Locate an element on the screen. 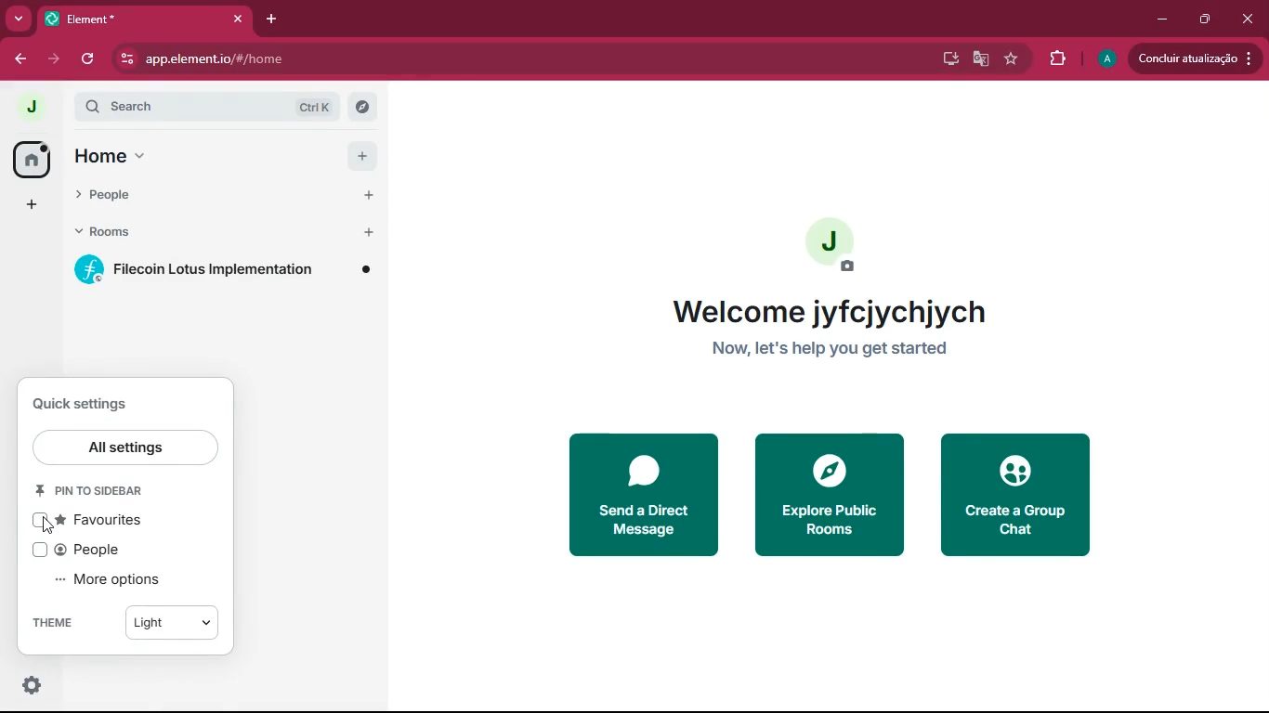 This screenshot has width=1269, height=713. close is located at coordinates (1246, 19).